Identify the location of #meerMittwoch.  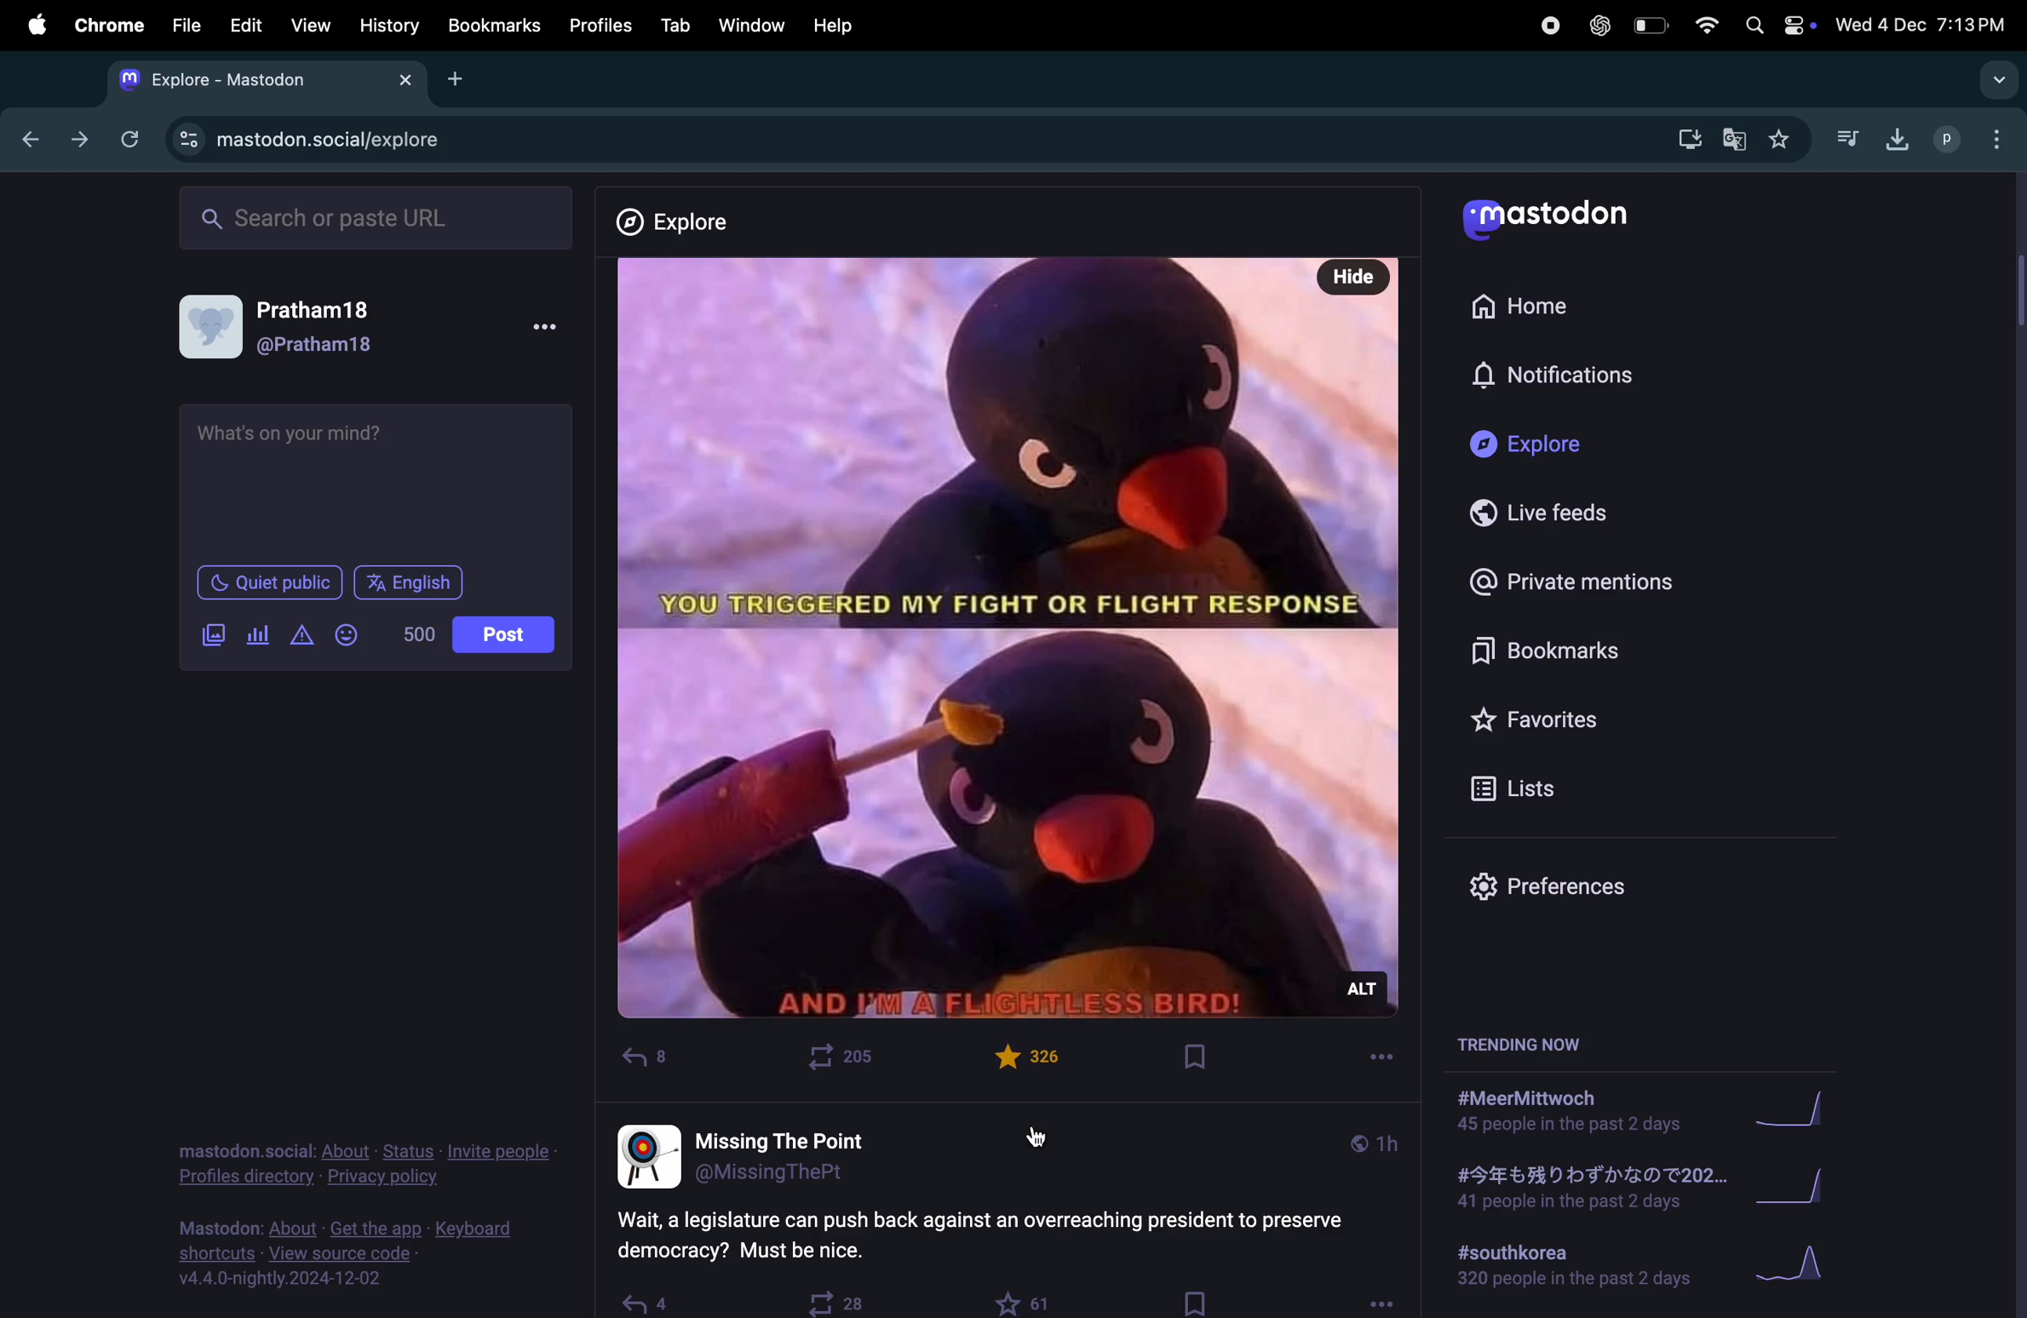
(1575, 1113).